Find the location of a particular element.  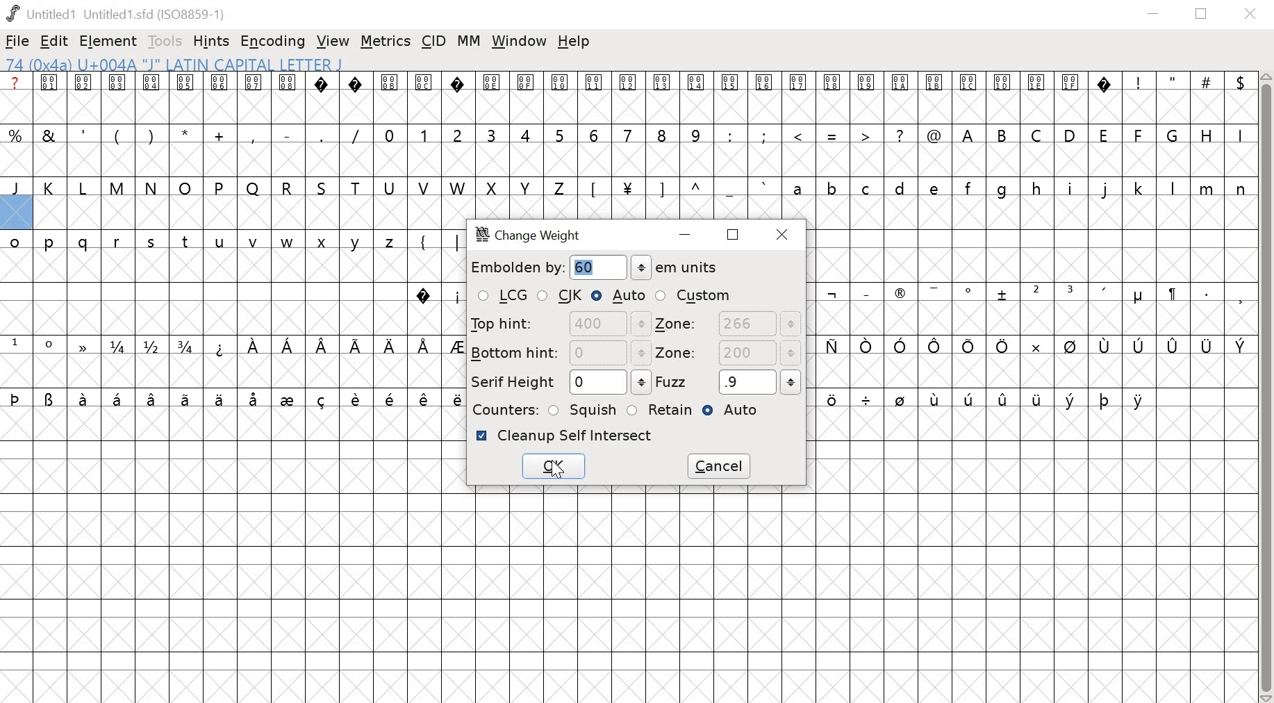

CLEANUP self intersect is located at coordinates (565, 436).